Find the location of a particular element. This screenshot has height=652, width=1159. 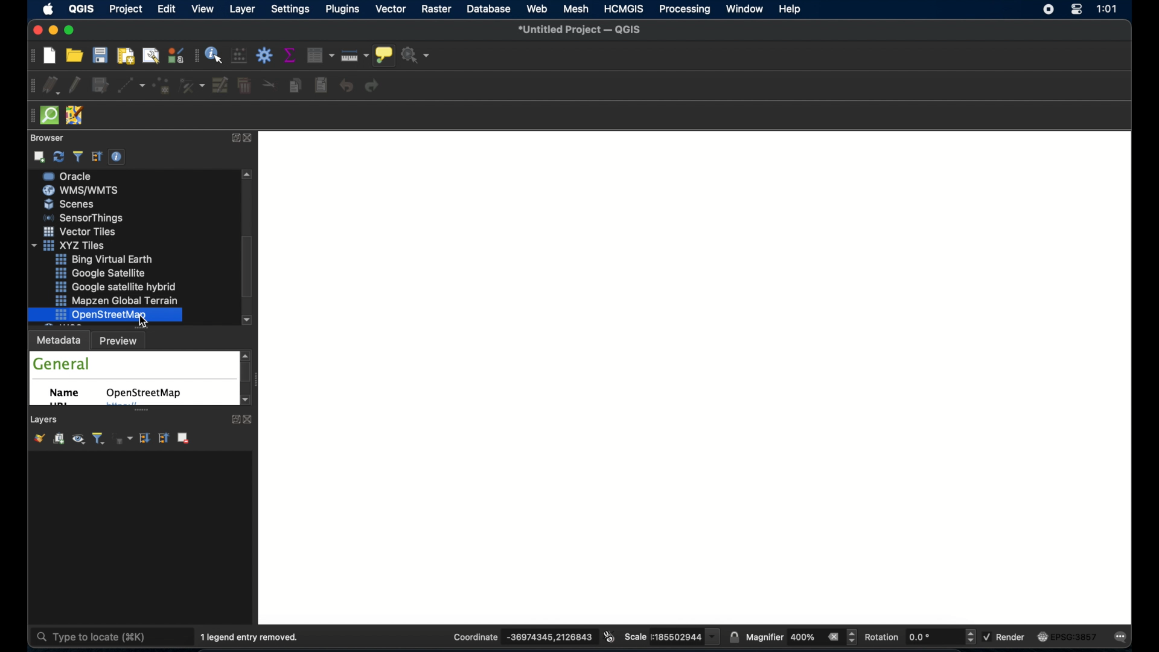

URL is located at coordinates (59, 405).